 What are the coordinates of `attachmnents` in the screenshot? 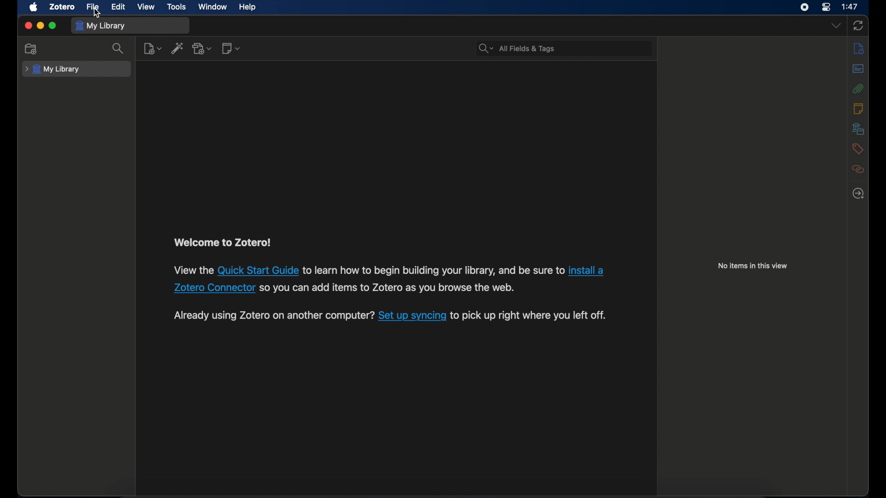 It's located at (858, 89).